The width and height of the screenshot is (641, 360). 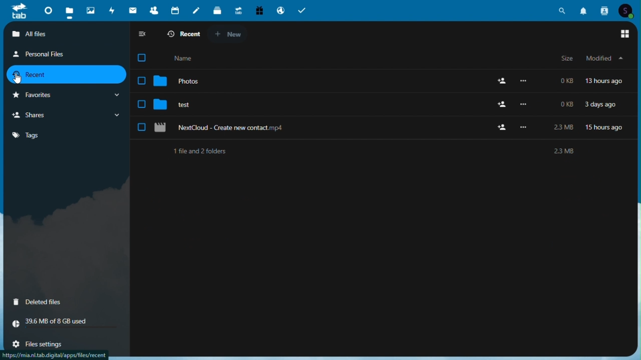 I want to click on checkbox, so click(x=143, y=57).